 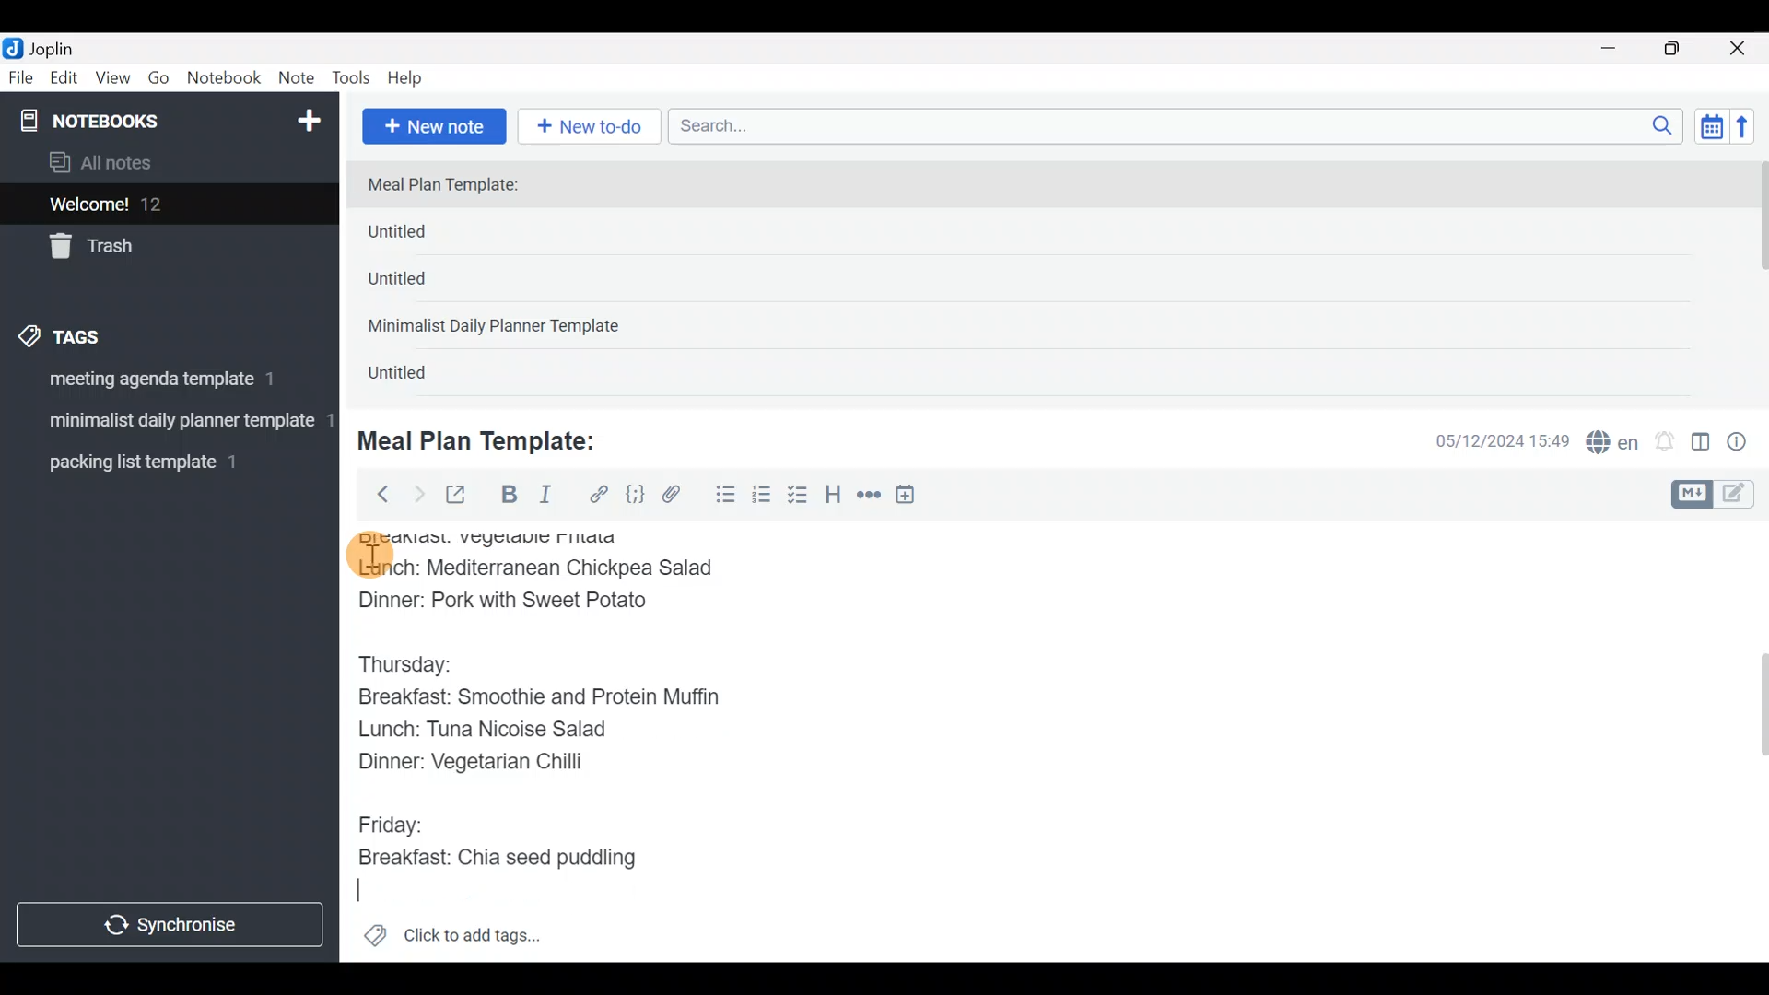 What do you see at coordinates (463, 496) in the screenshot?
I see `Toggle external editing` at bounding box center [463, 496].